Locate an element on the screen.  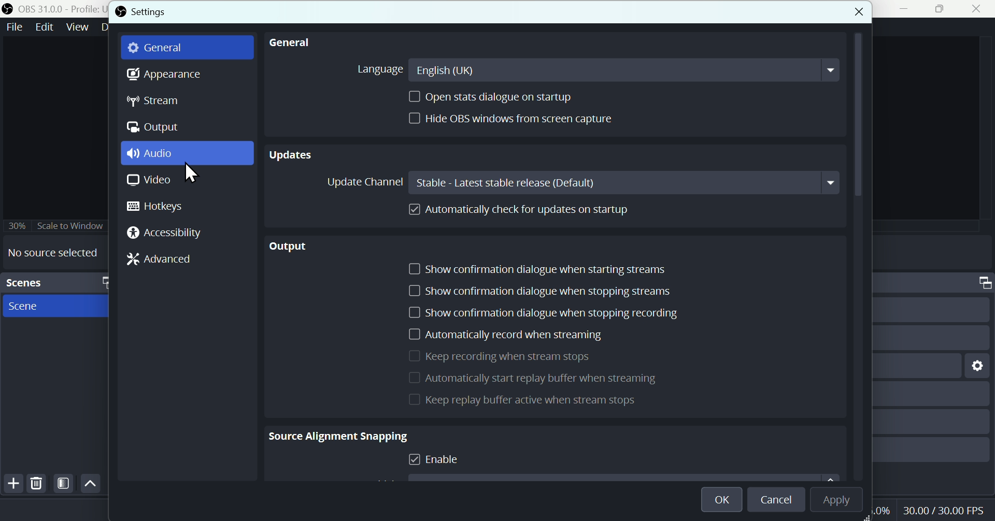
File is located at coordinates (15, 26).